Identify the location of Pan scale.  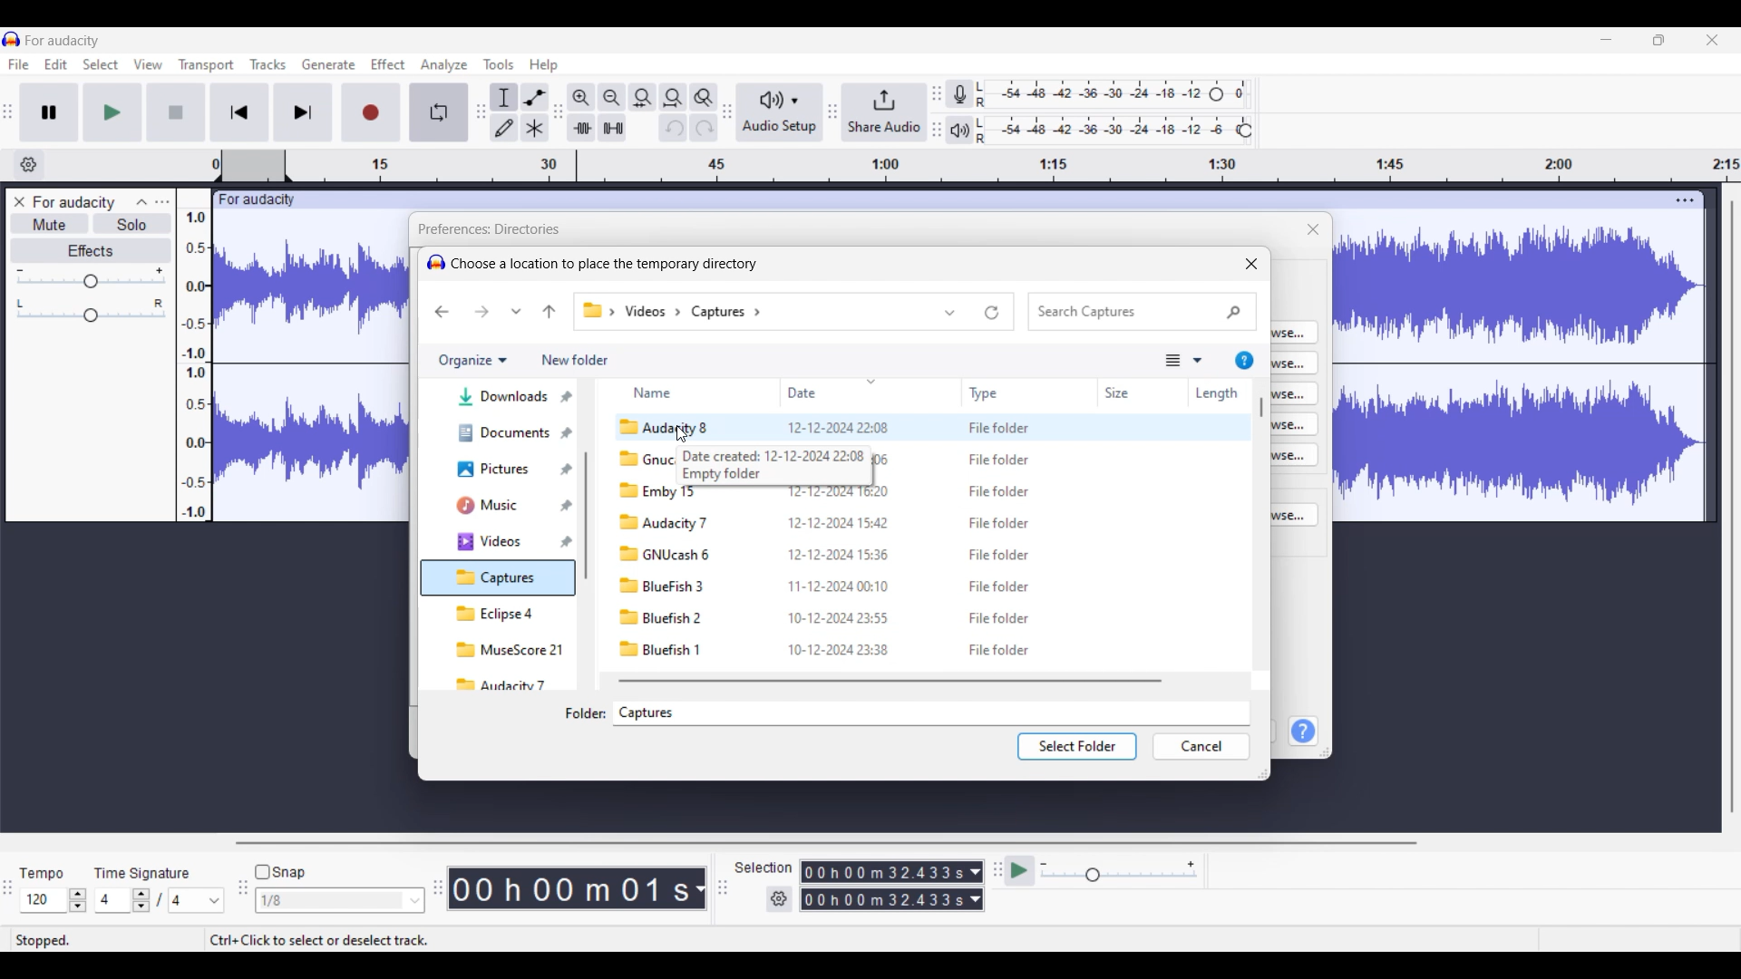
(91, 311).